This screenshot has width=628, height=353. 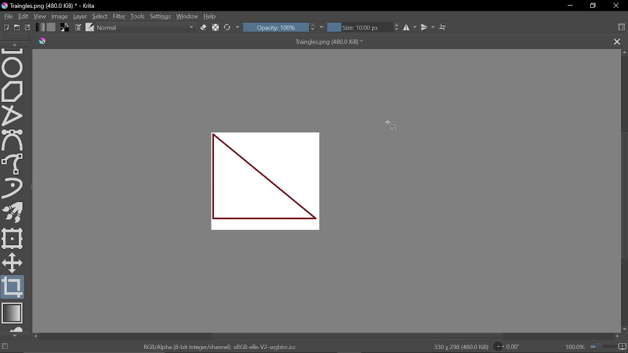 I want to click on Restore down, so click(x=593, y=6).